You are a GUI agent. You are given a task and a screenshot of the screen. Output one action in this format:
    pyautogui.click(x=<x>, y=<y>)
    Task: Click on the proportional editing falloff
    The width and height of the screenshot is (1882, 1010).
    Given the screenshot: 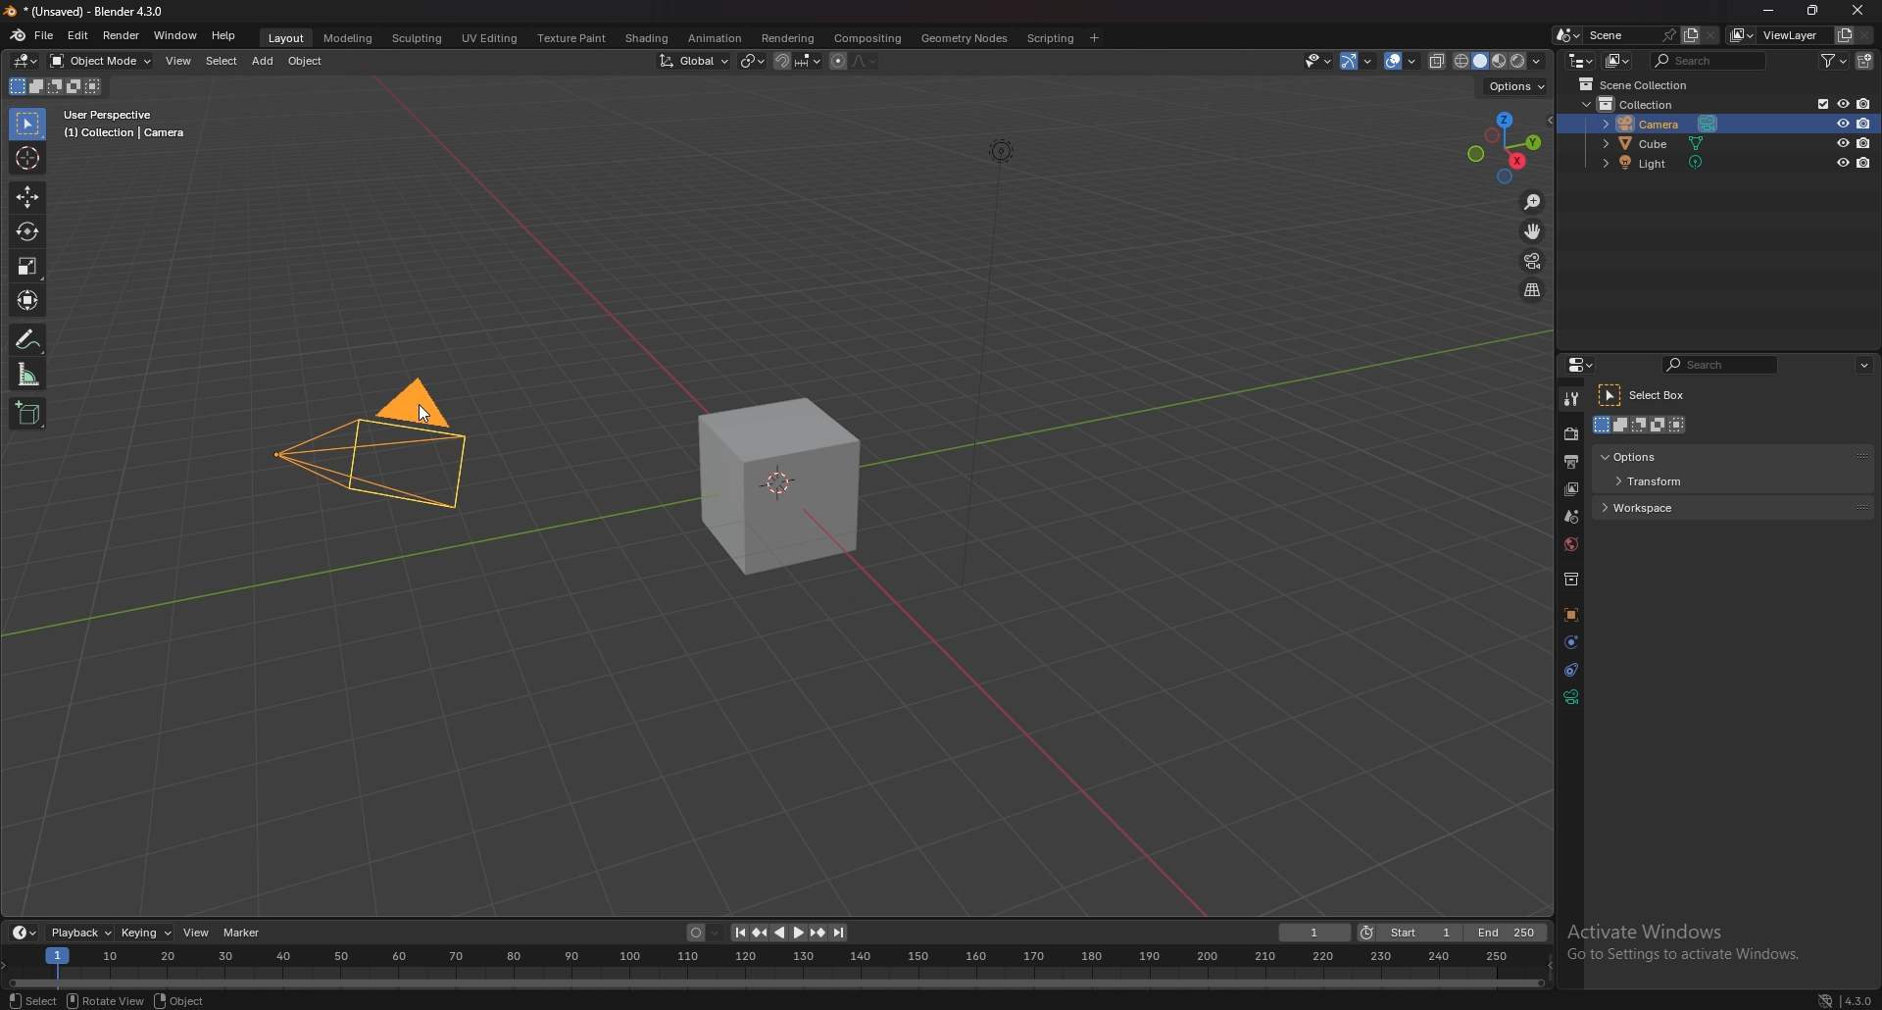 What is the action you would take?
    pyautogui.click(x=867, y=60)
    